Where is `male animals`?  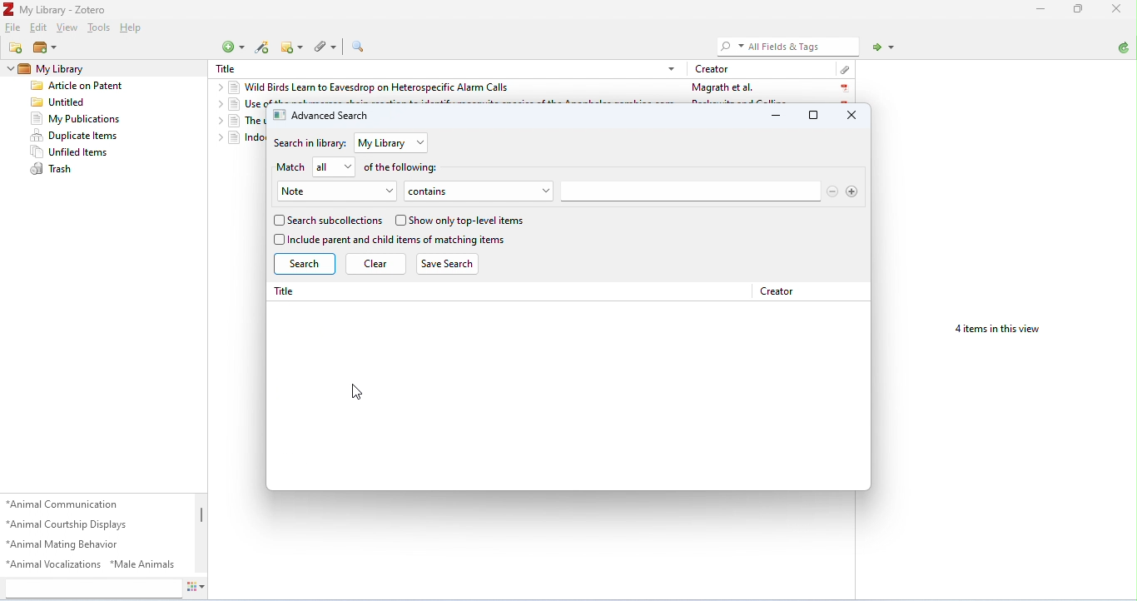 male animals is located at coordinates (142, 564).